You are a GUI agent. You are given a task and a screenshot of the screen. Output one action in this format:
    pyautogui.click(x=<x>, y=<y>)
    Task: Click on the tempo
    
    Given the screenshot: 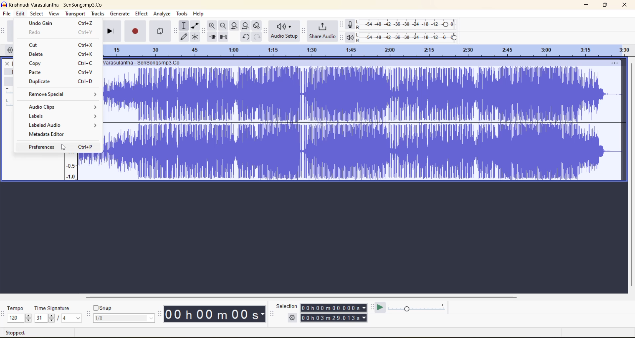 What is the action you would take?
    pyautogui.click(x=20, y=314)
    